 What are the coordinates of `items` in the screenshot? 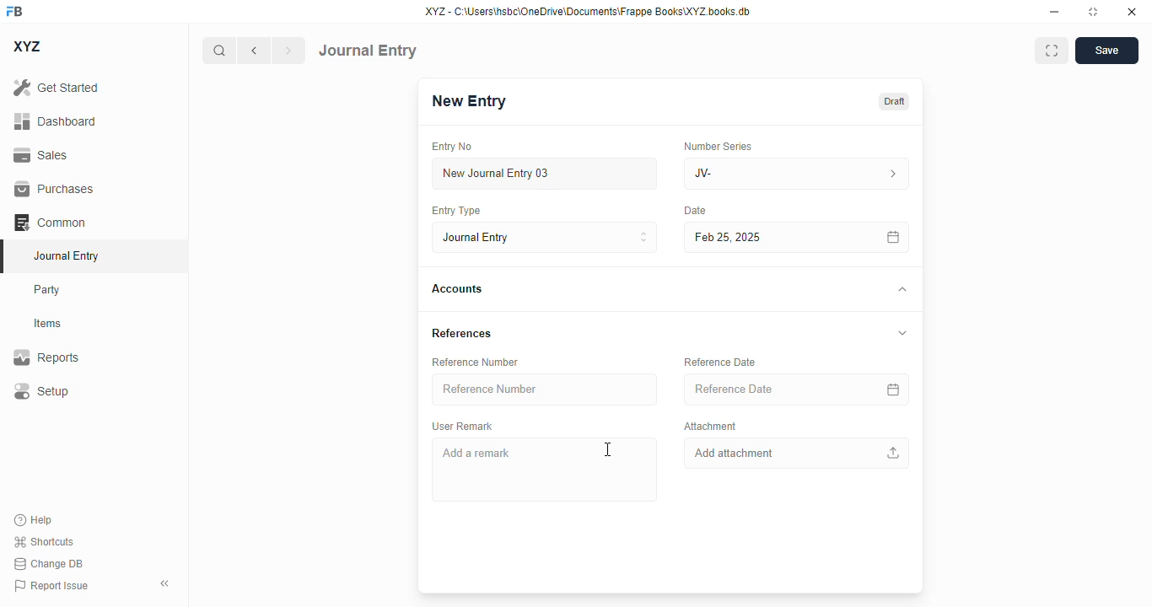 It's located at (48, 324).